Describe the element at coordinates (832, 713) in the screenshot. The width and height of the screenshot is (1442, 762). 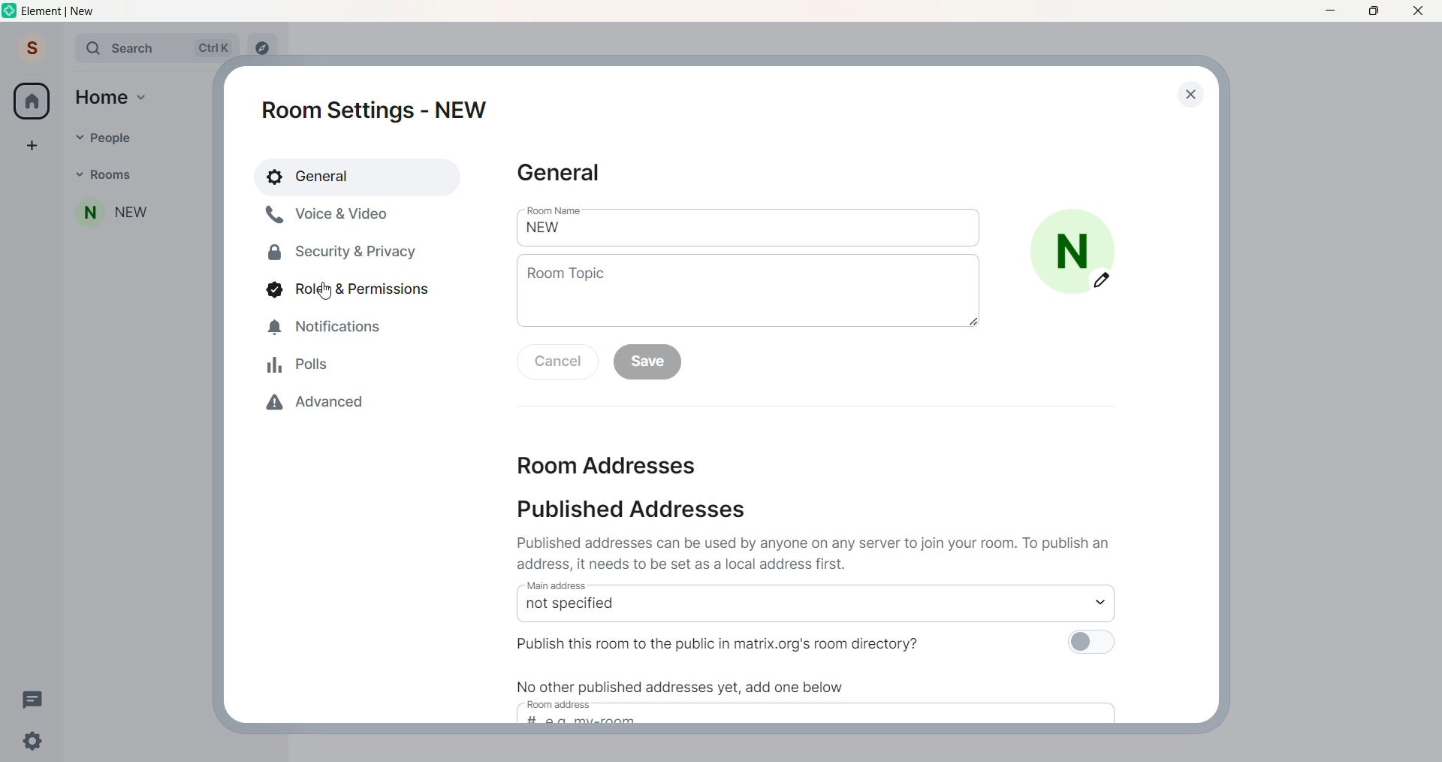
I see `room address` at that location.